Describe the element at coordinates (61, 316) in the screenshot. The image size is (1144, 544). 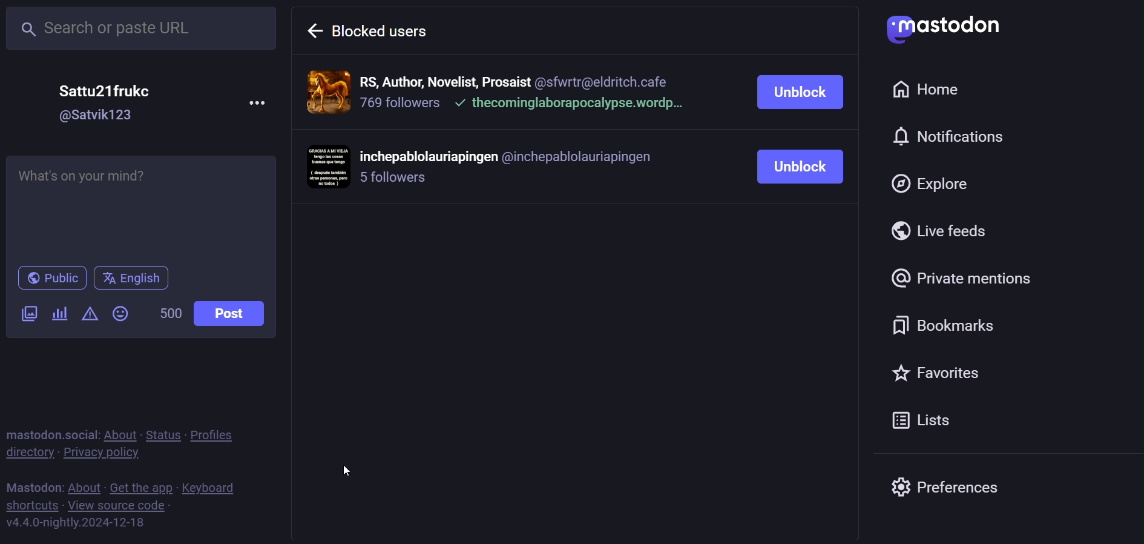
I see `add poll` at that location.